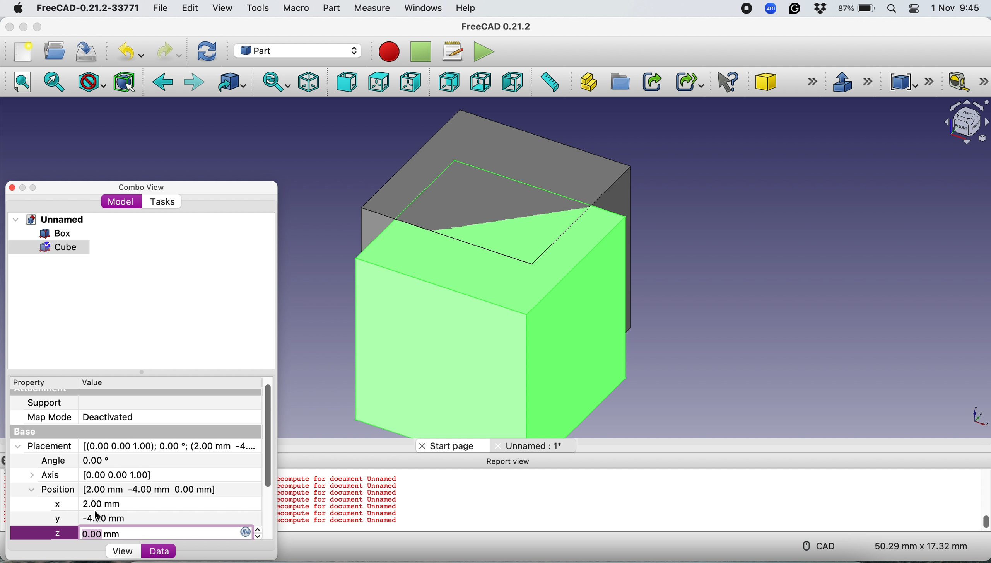 This screenshot has height=563, width=991. What do you see at coordinates (821, 10) in the screenshot?
I see `Dropbox` at bounding box center [821, 10].